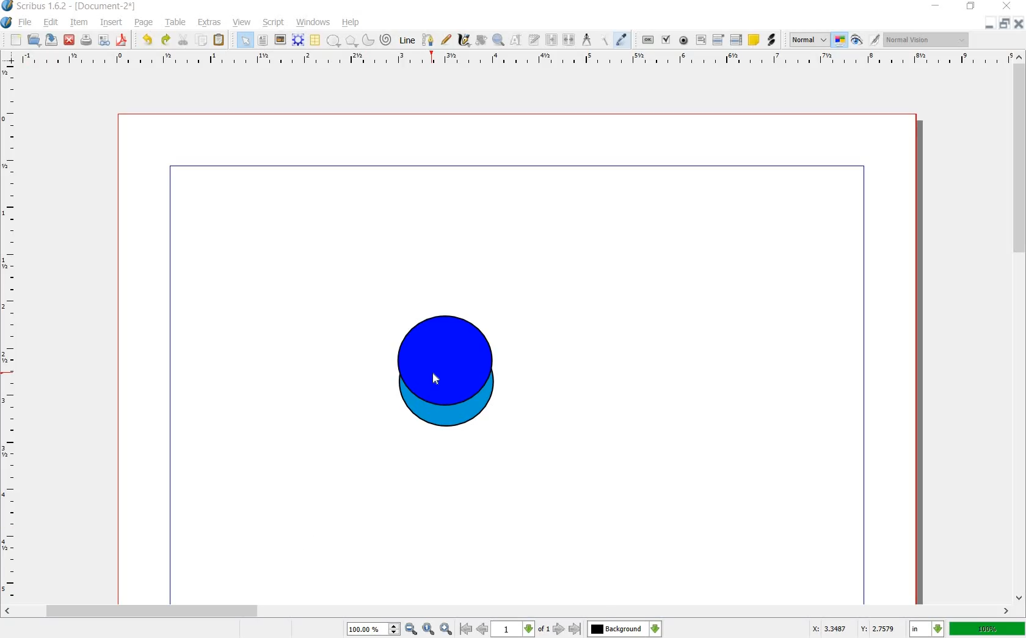 This screenshot has width=1026, height=638. Describe the element at coordinates (176, 23) in the screenshot. I see `table` at that location.